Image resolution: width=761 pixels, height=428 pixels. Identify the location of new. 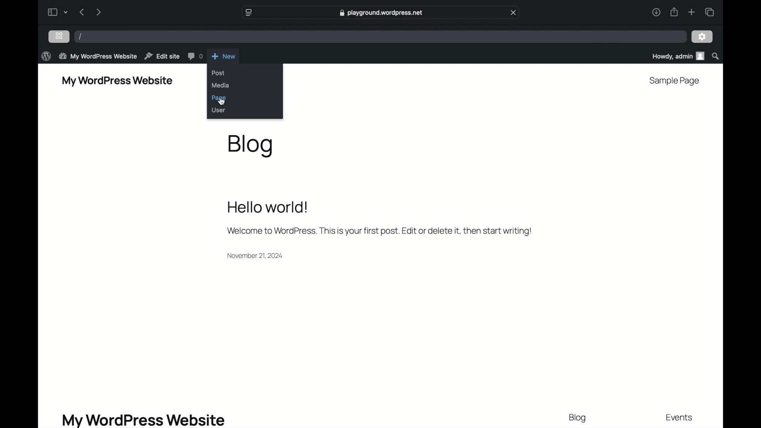
(223, 56).